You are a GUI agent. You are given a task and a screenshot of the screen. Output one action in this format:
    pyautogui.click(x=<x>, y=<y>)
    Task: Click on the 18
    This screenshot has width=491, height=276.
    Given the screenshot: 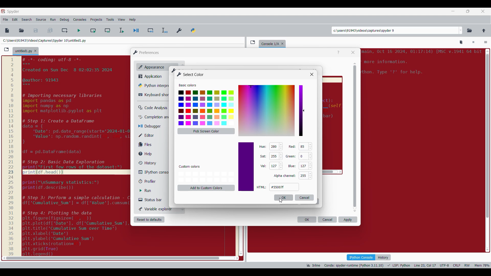 What is the action you would take?
    pyautogui.click(x=304, y=156)
    